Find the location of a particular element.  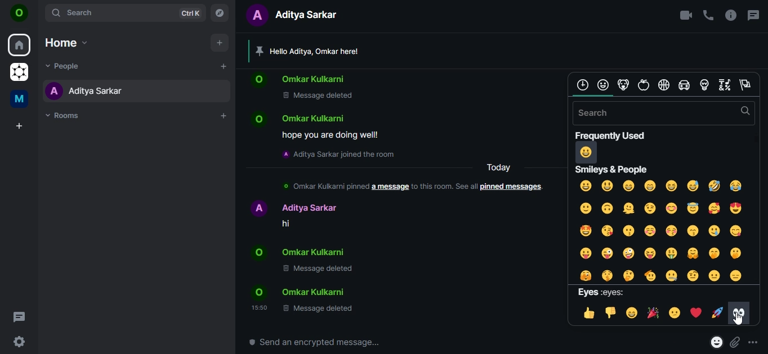

text is located at coordinates (606, 292).